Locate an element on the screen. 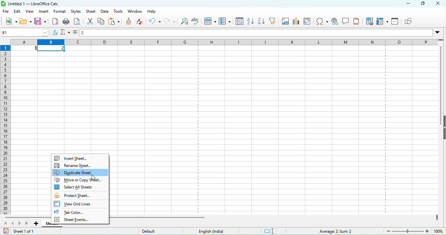 The width and height of the screenshot is (446, 235). save is located at coordinates (40, 21).